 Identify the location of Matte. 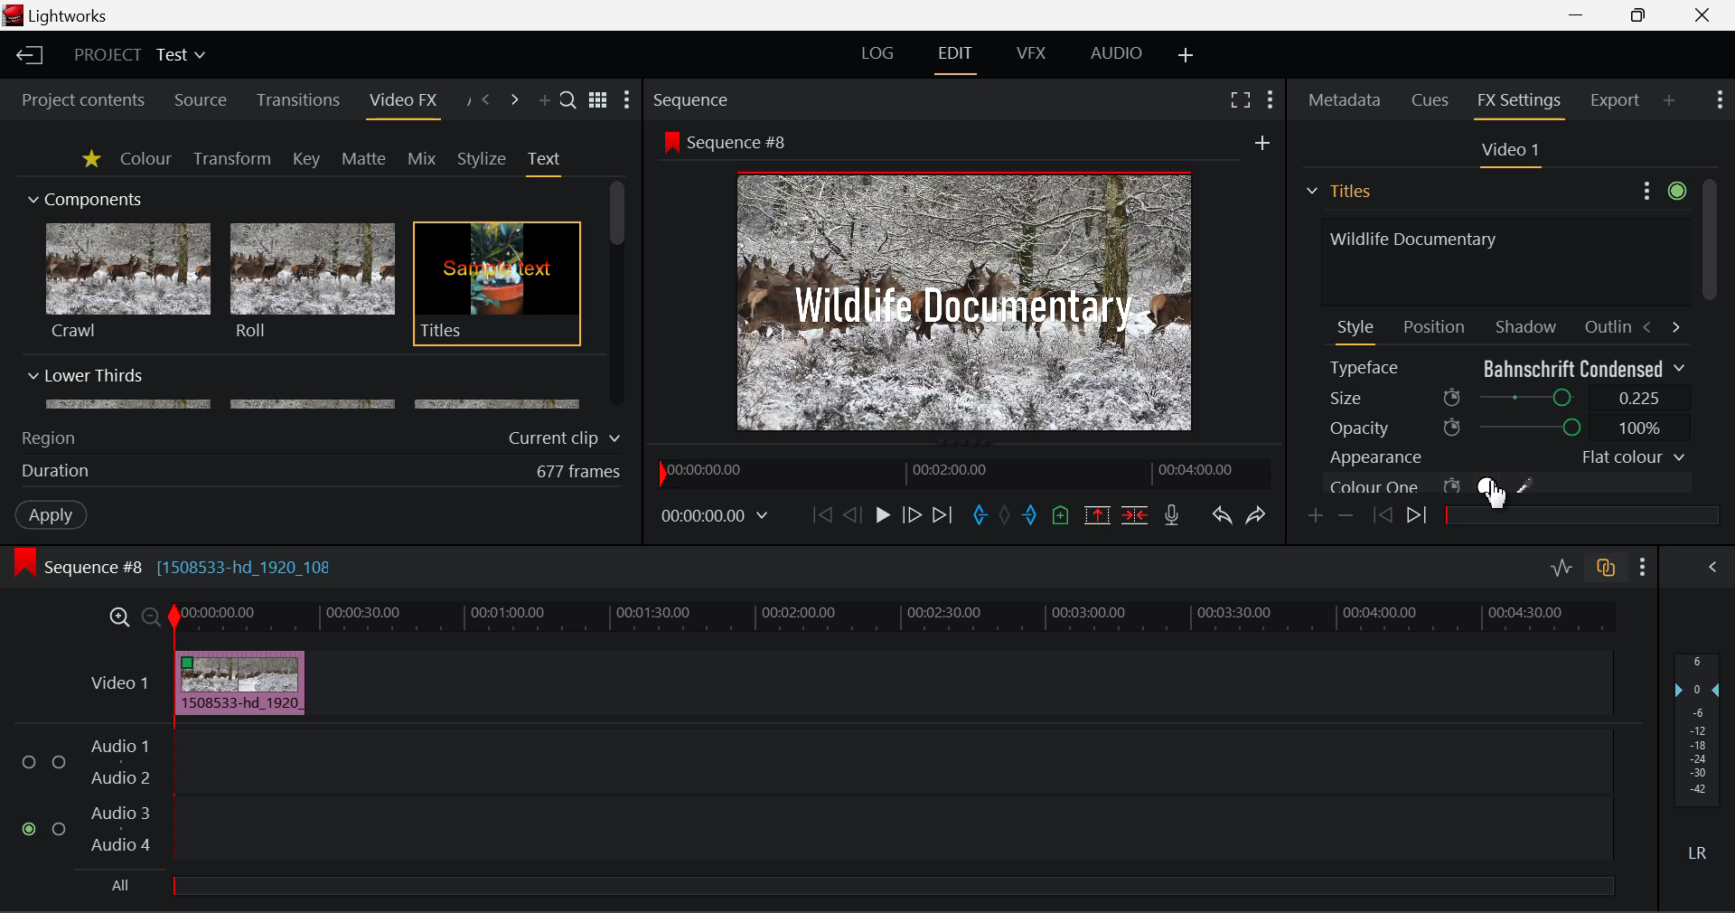
(362, 158).